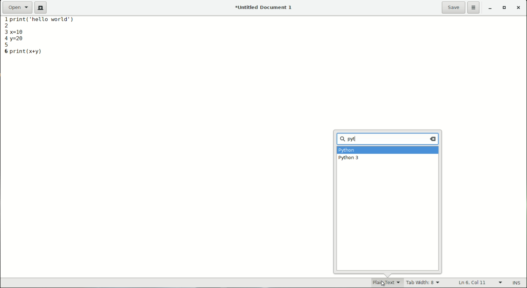 The height and width of the screenshot is (288, 527). What do you see at coordinates (505, 9) in the screenshot?
I see `full screen` at bounding box center [505, 9].